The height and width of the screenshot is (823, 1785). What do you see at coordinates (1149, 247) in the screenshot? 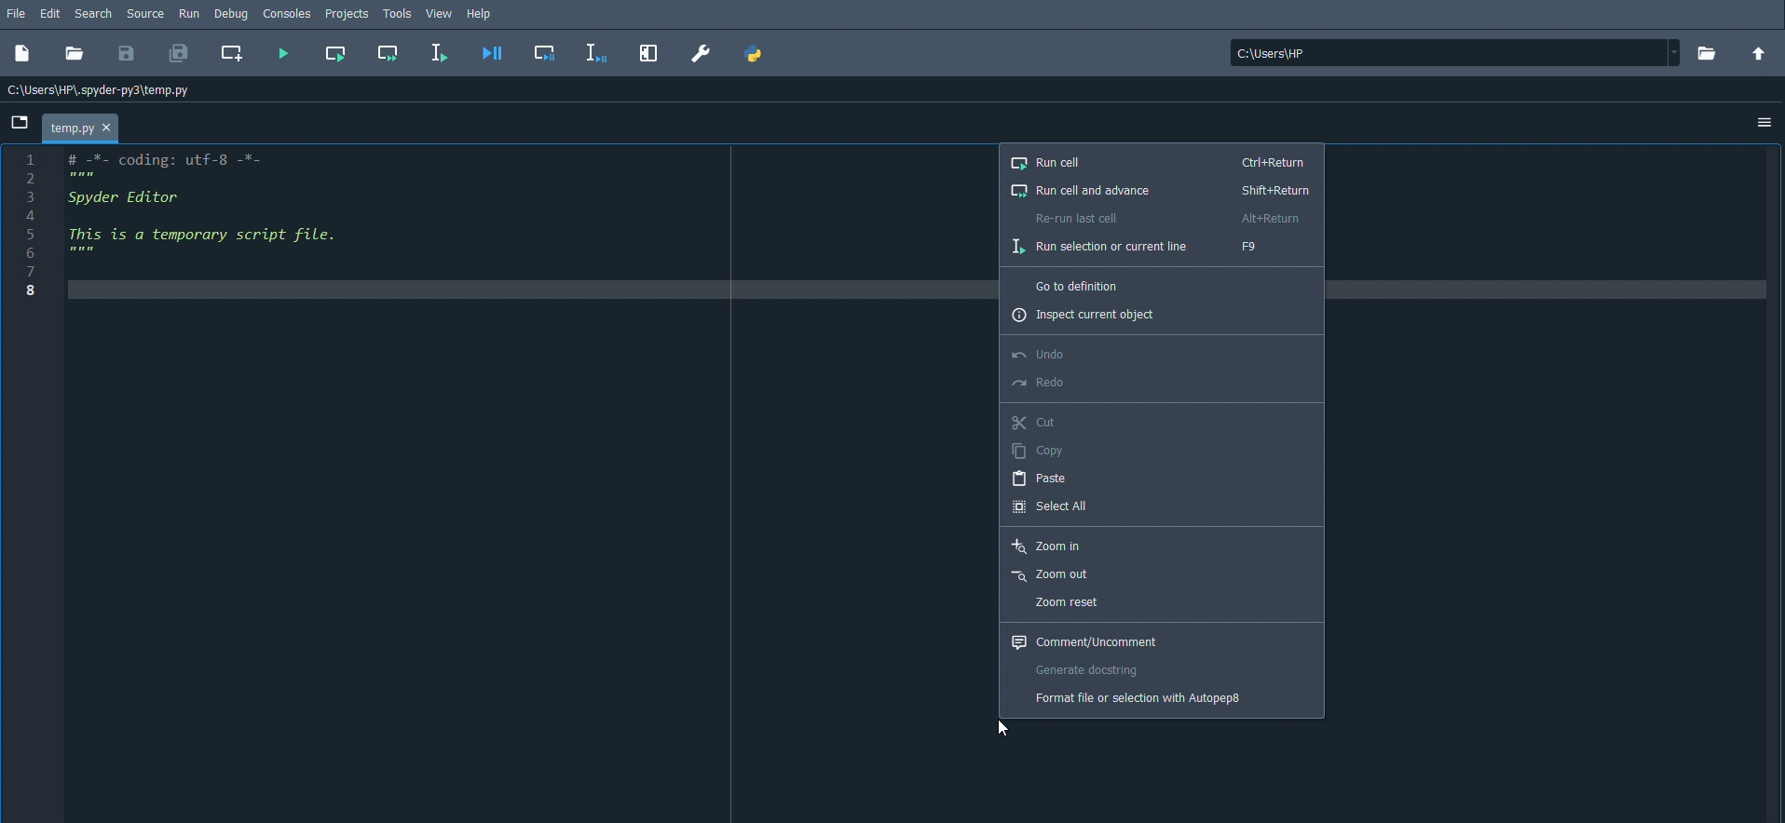
I see `Run selection or current line` at bounding box center [1149, 247].